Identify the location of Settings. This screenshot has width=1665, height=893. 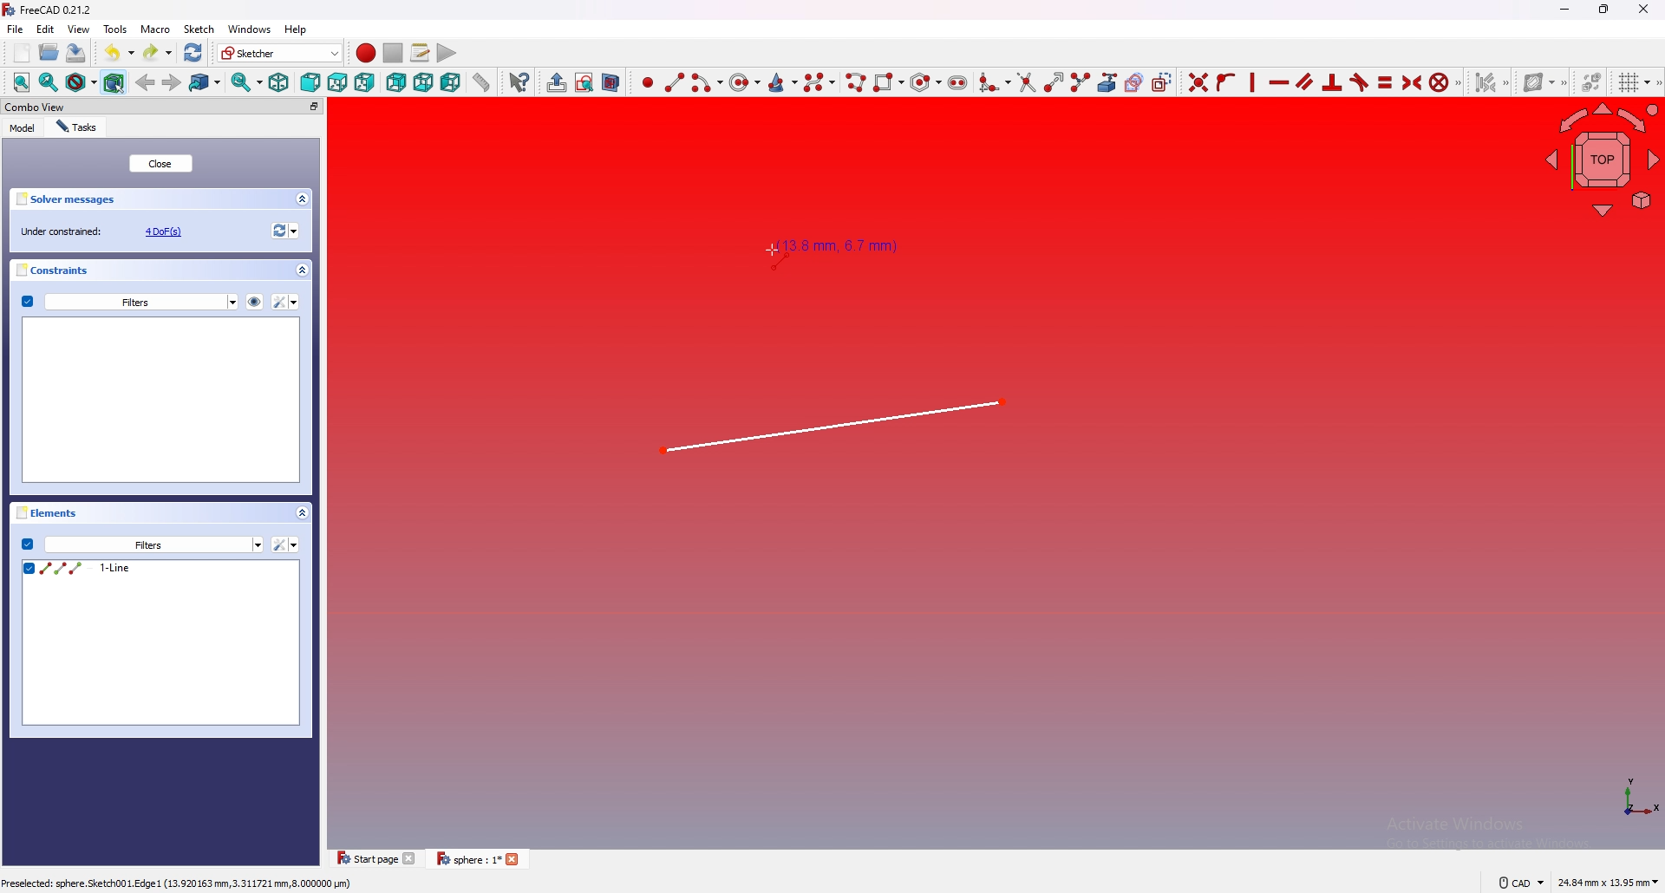
(286, 302).